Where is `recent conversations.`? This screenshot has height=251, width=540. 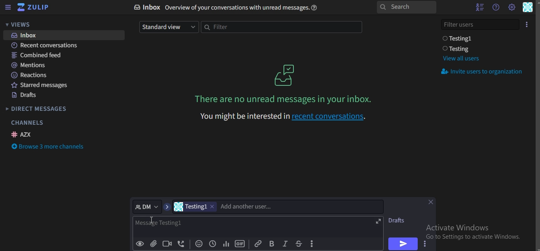 recent conversations. is located at coordinates (282, 116).